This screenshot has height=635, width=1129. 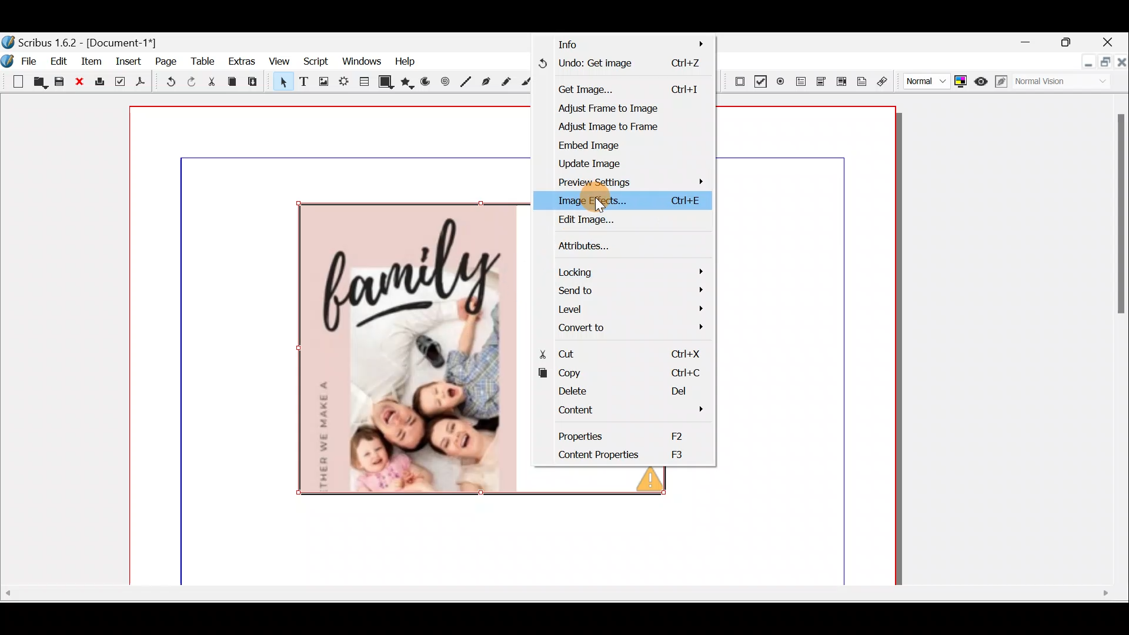 What do you see at coordinates (623, 65) in the screenshot?
I see `Undo: Get image` at bounding box center [623, 65].